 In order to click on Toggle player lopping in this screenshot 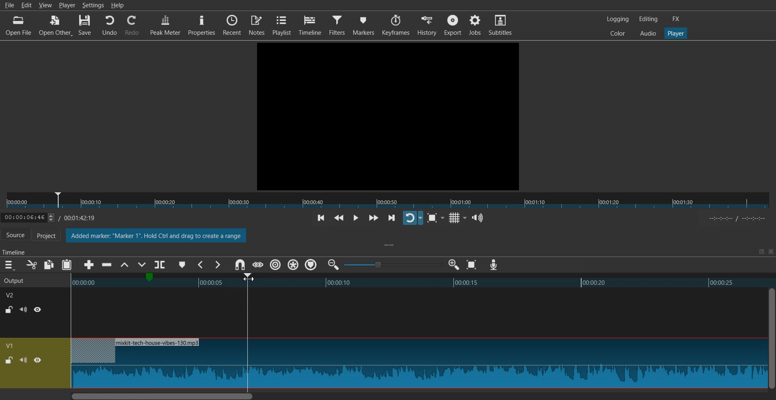, I will do `click(413, 218)`.